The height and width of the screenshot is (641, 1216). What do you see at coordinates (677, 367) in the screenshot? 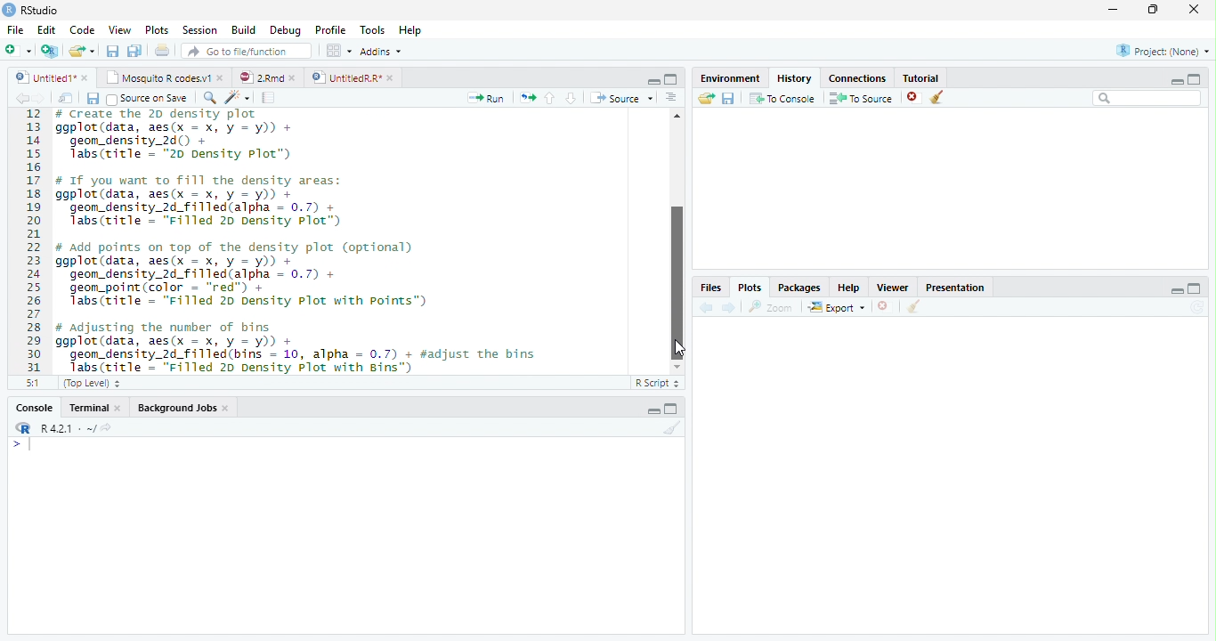
I see `Scrollbar down` at bounding box center [677, 367].